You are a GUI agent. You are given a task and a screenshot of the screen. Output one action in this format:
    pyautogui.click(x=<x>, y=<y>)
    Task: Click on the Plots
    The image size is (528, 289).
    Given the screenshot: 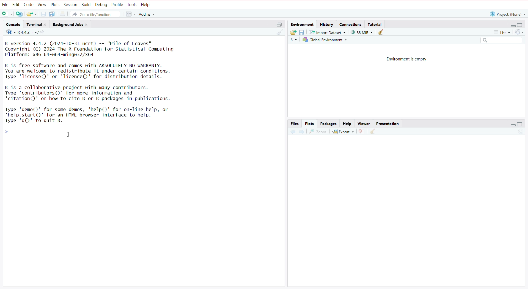 What is the action you would take?
    pyautogui.click(x=309, y=123)
    